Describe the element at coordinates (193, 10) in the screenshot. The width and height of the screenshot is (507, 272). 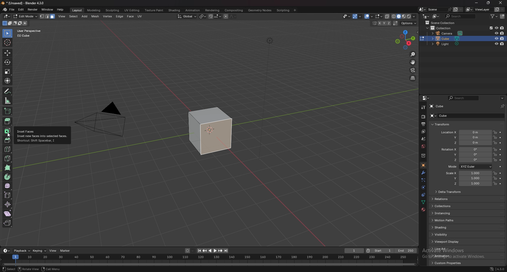
I see `animation` at that location.